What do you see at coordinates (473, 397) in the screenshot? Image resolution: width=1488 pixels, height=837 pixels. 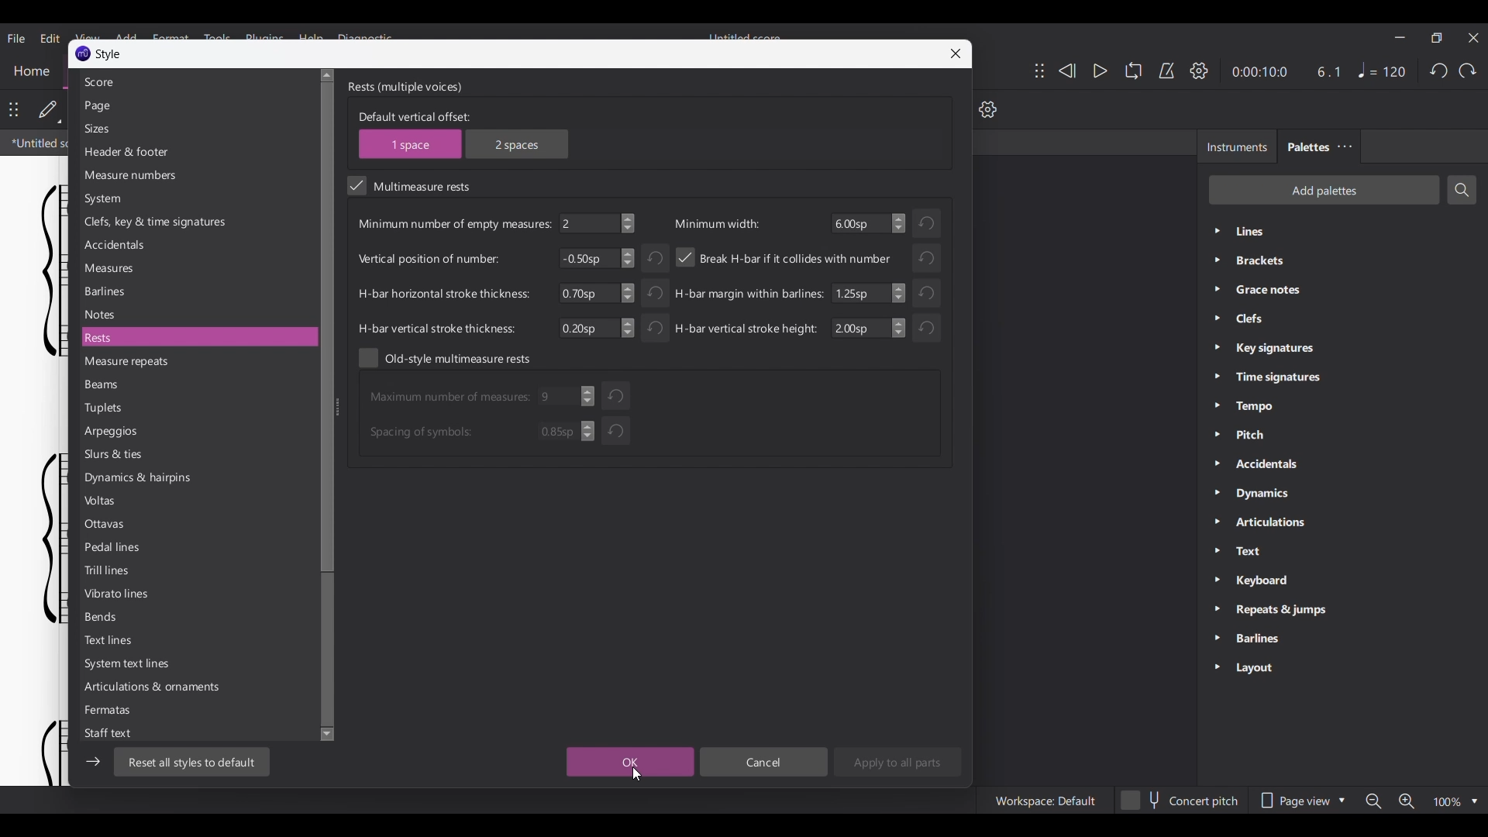 I see `Input max. number of measures` at bounding box center [473, 397].